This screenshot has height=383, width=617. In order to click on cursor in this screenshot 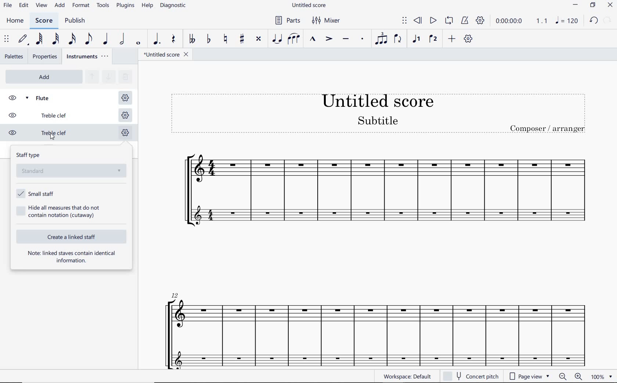, I will do `click(51, 136)`.